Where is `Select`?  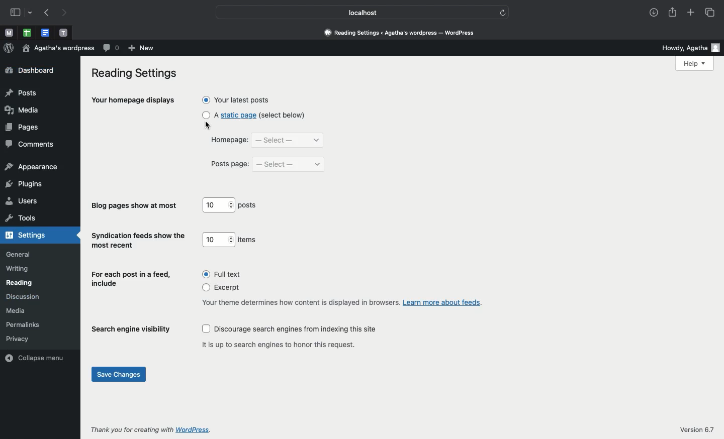
Select is located at coordinates (288, 141).